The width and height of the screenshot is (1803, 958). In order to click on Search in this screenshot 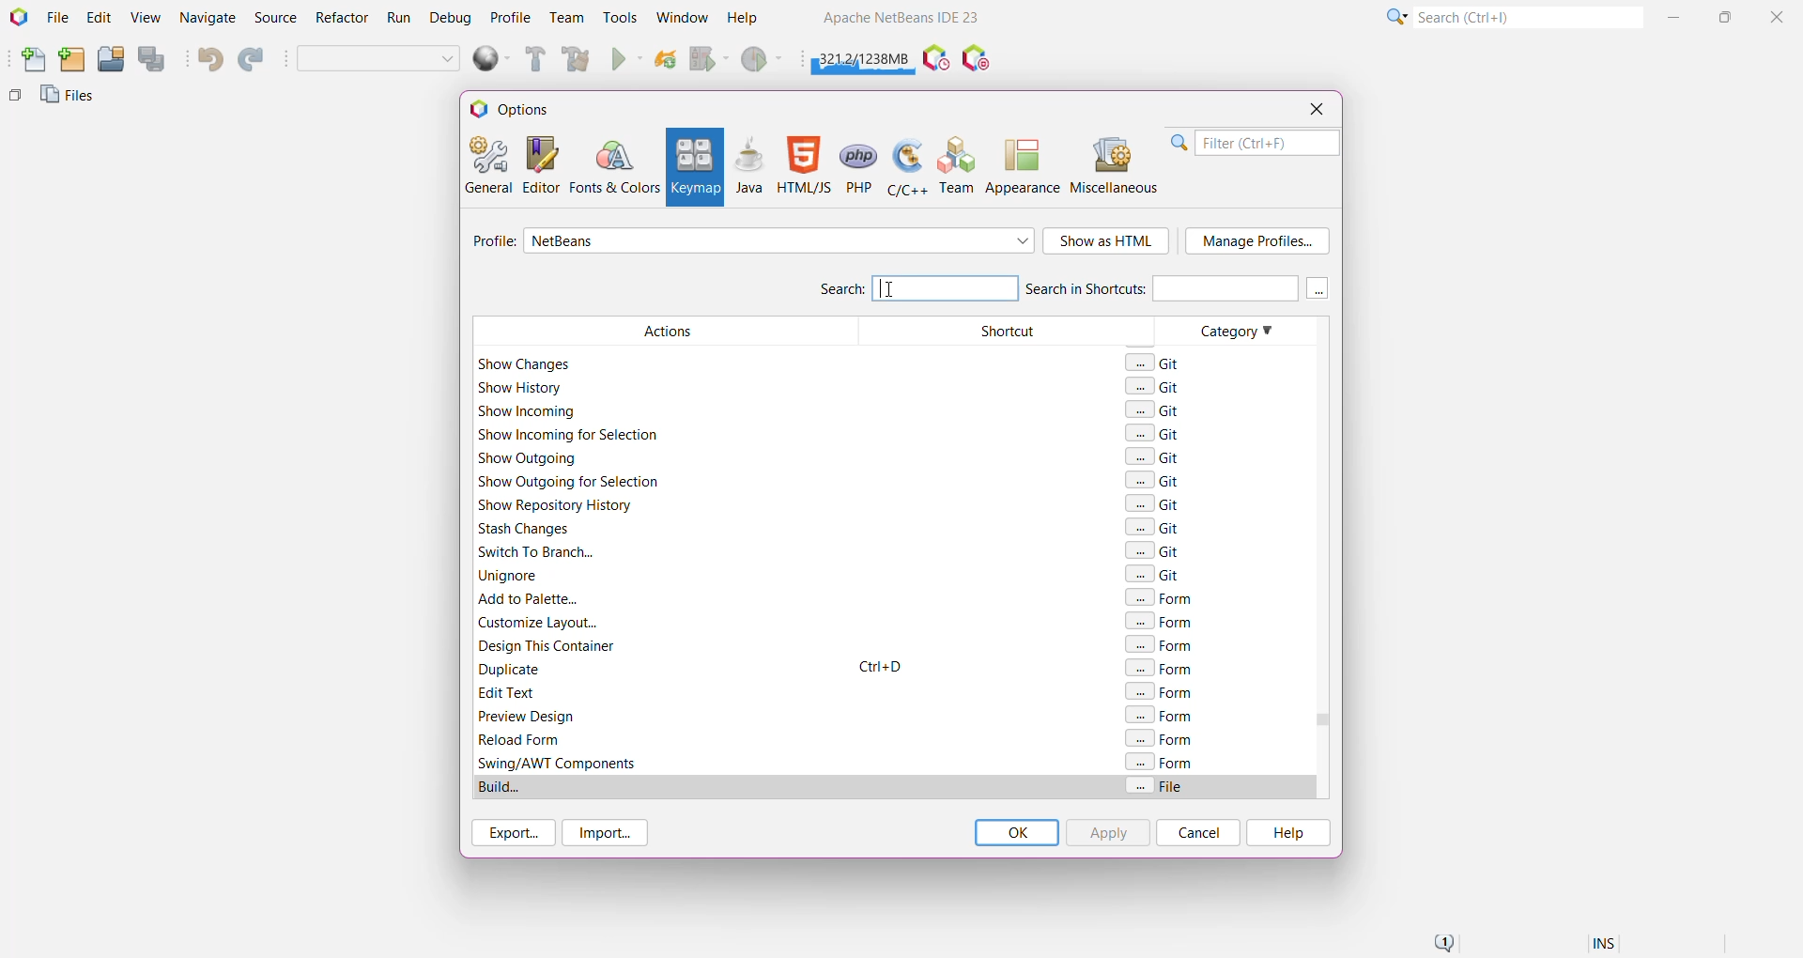, I will do `click(1527, 16)`.